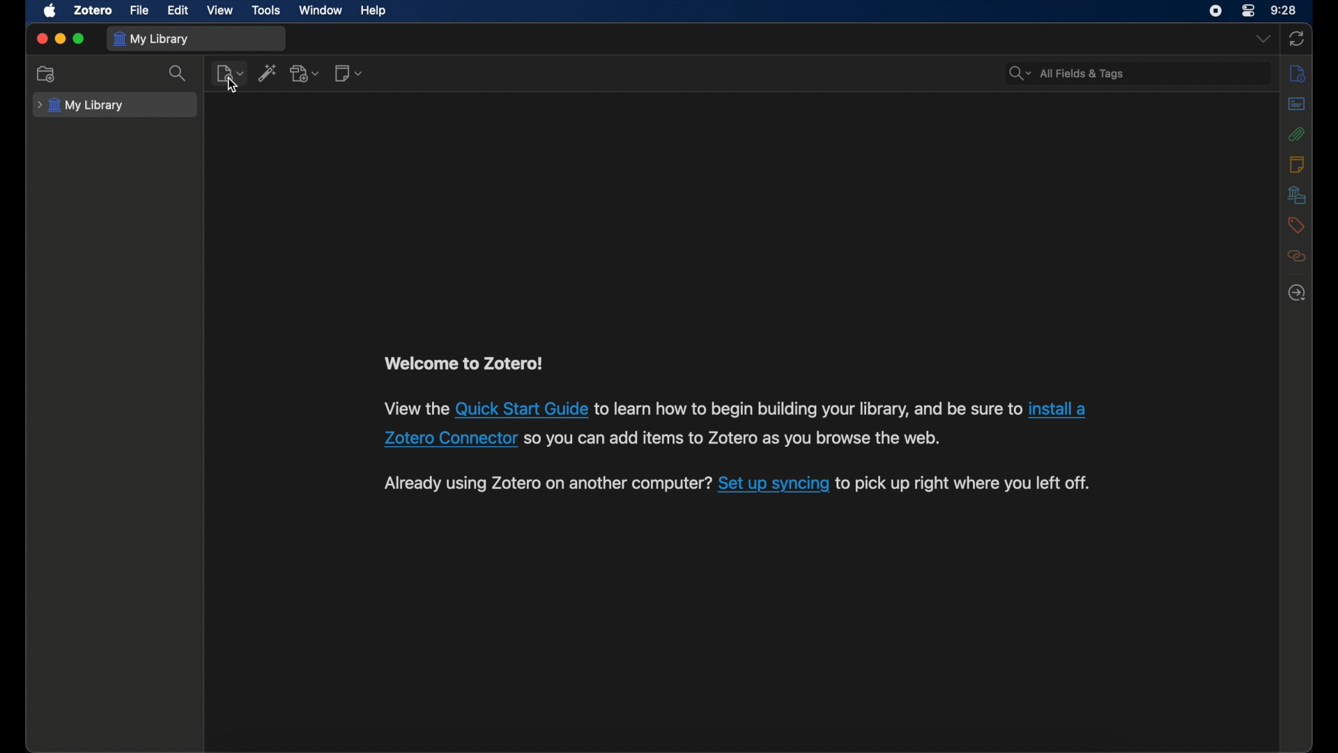 Image resolution: width=1338 pixels, height=753 pixels. What do you see at coordinates (1297, 104) in the screenshot?
I see `abstract` at bounding box center [1297, 104].